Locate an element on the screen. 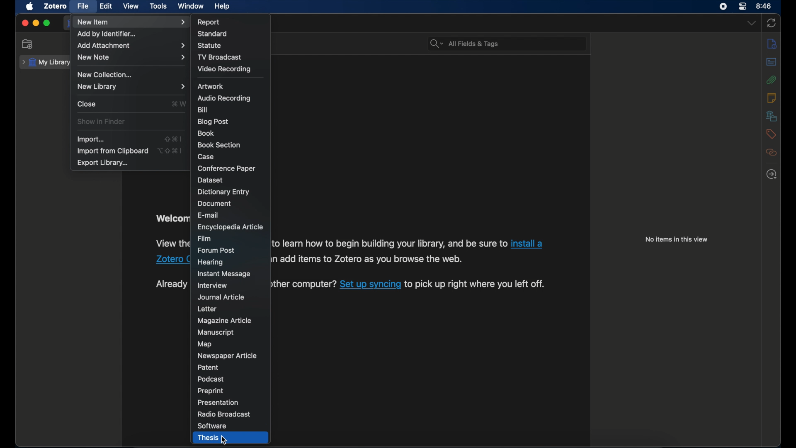 Image resolution: width=796 pixels, height=448 pixels. show in finder is located at coordinates (102, 122).